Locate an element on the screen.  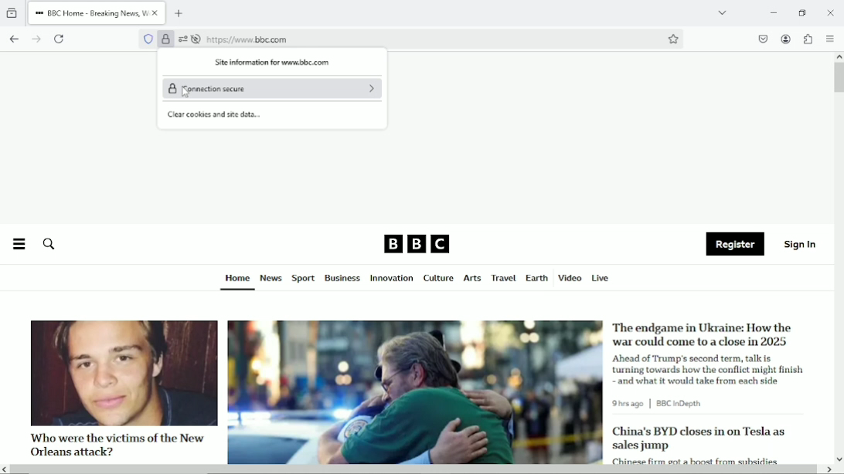
scroll up is located at coordinates (839, 56).